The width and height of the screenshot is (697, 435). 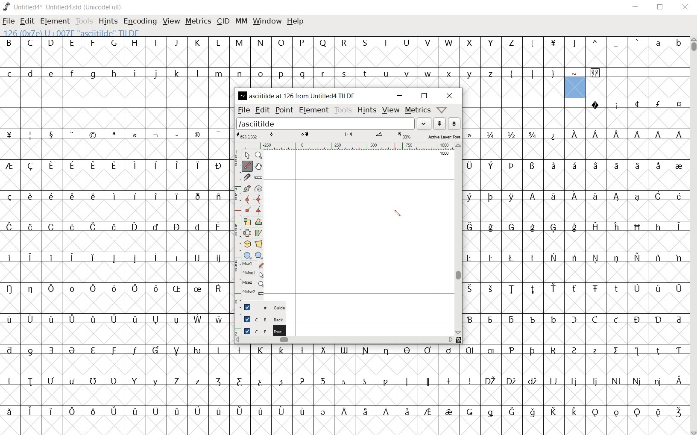 What do you see at coordinates (417, 111) in the screenshot?
I see `metrics` at bounding box center [417, 111].